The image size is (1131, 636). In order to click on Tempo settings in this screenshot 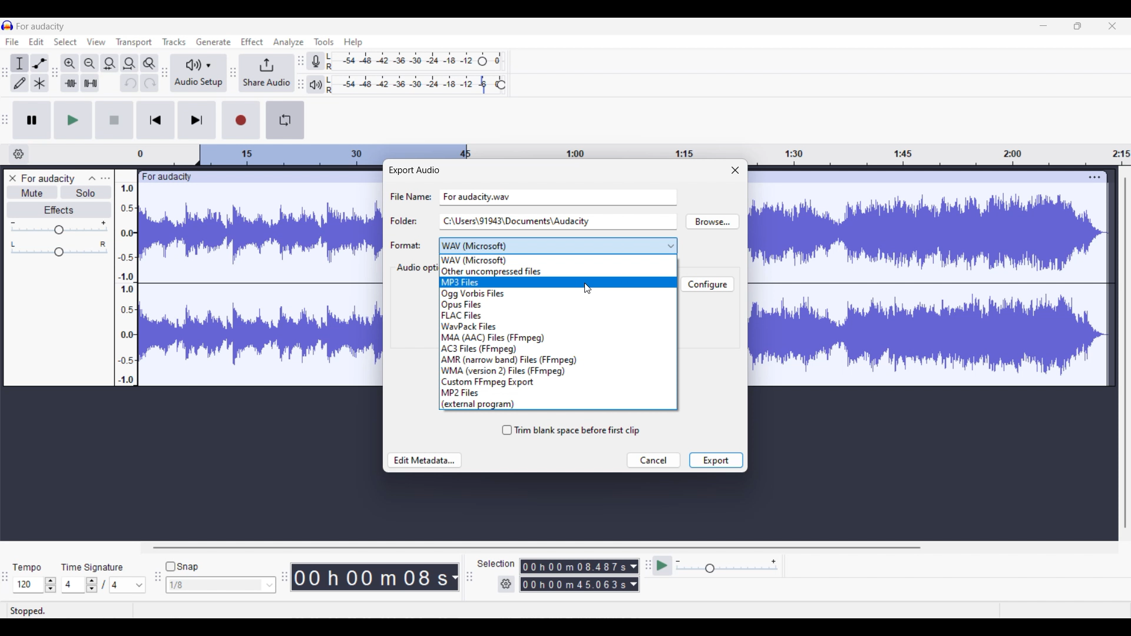, I will do `click(27, 568)`.